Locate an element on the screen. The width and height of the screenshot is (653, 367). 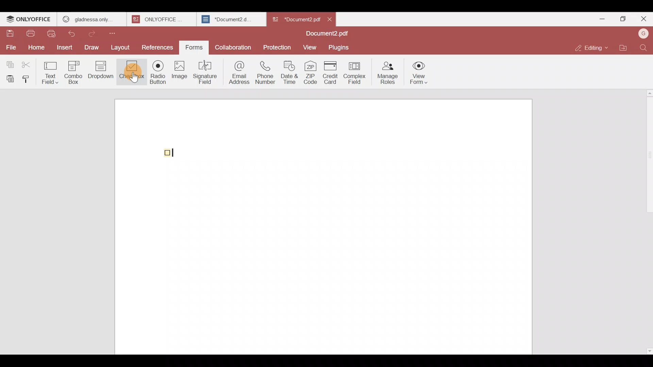
Complex field is located at coordinates (354, 73).